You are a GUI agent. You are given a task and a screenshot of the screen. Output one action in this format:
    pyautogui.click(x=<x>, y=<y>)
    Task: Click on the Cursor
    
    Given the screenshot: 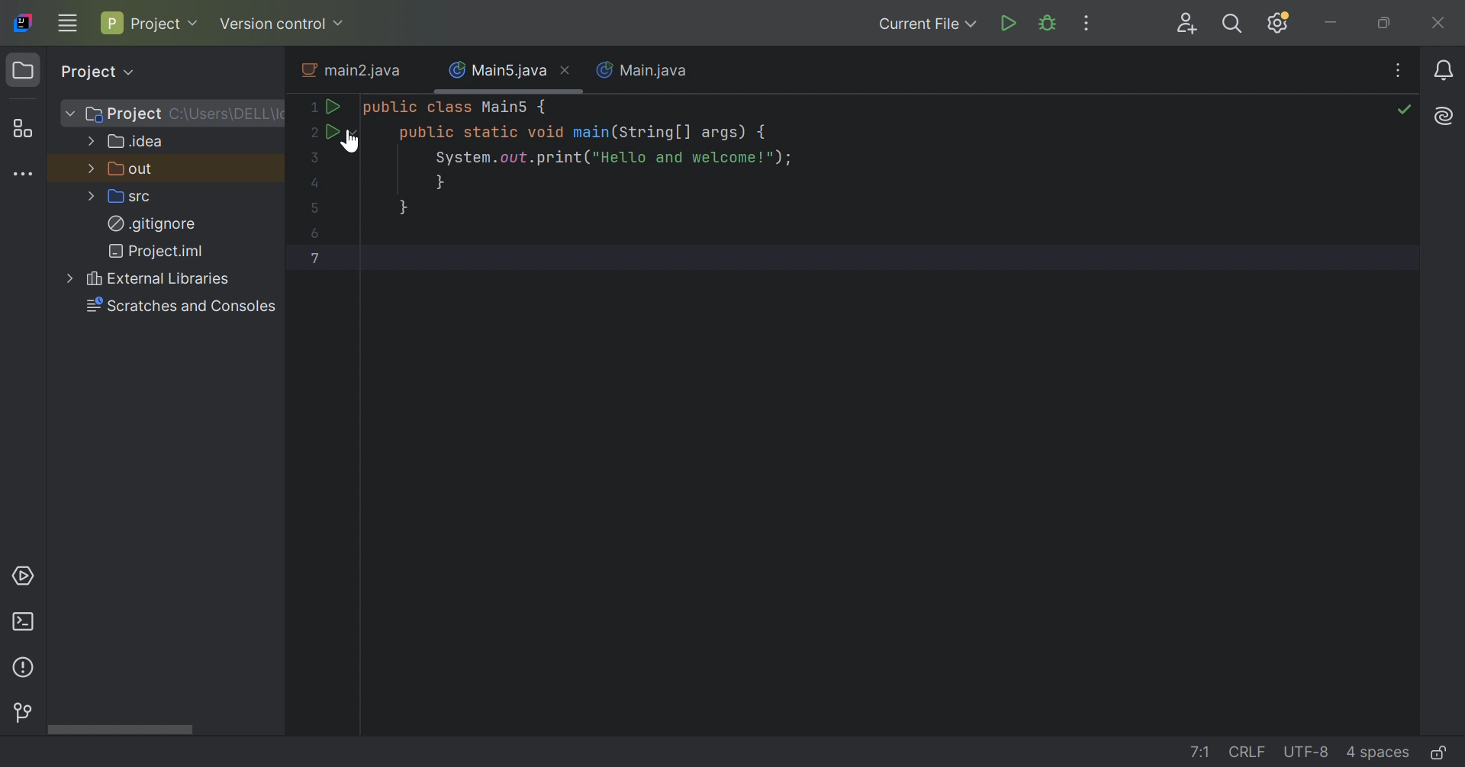 What is the action you would take?
    pyautogui.click(x=353, y=140)
    